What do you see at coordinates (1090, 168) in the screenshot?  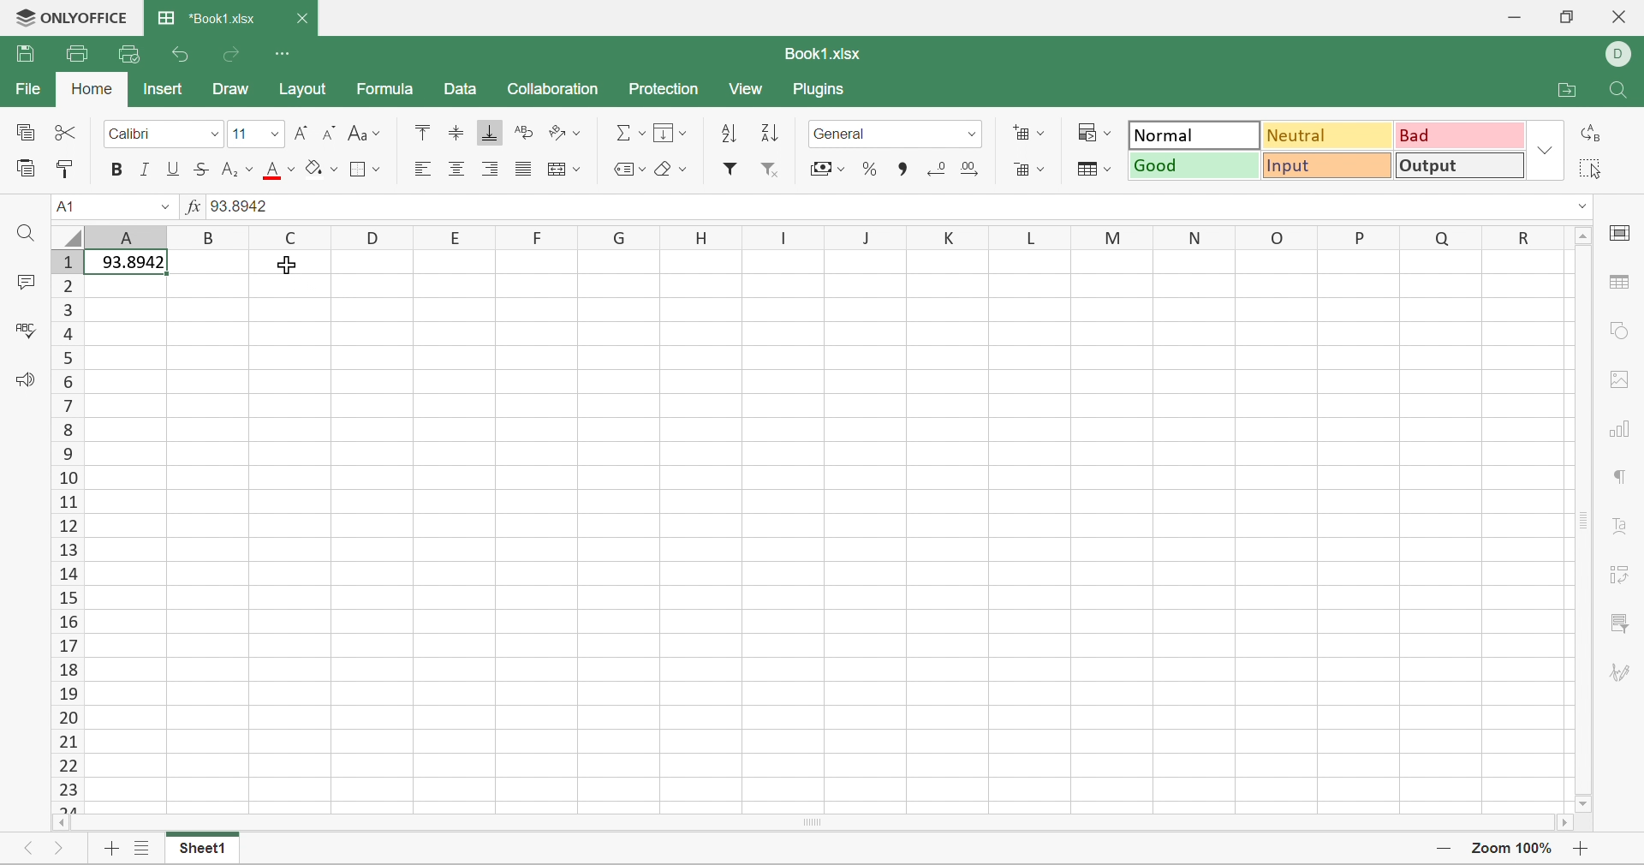 I see `Format table as template` at bounding box center [1090, 168].